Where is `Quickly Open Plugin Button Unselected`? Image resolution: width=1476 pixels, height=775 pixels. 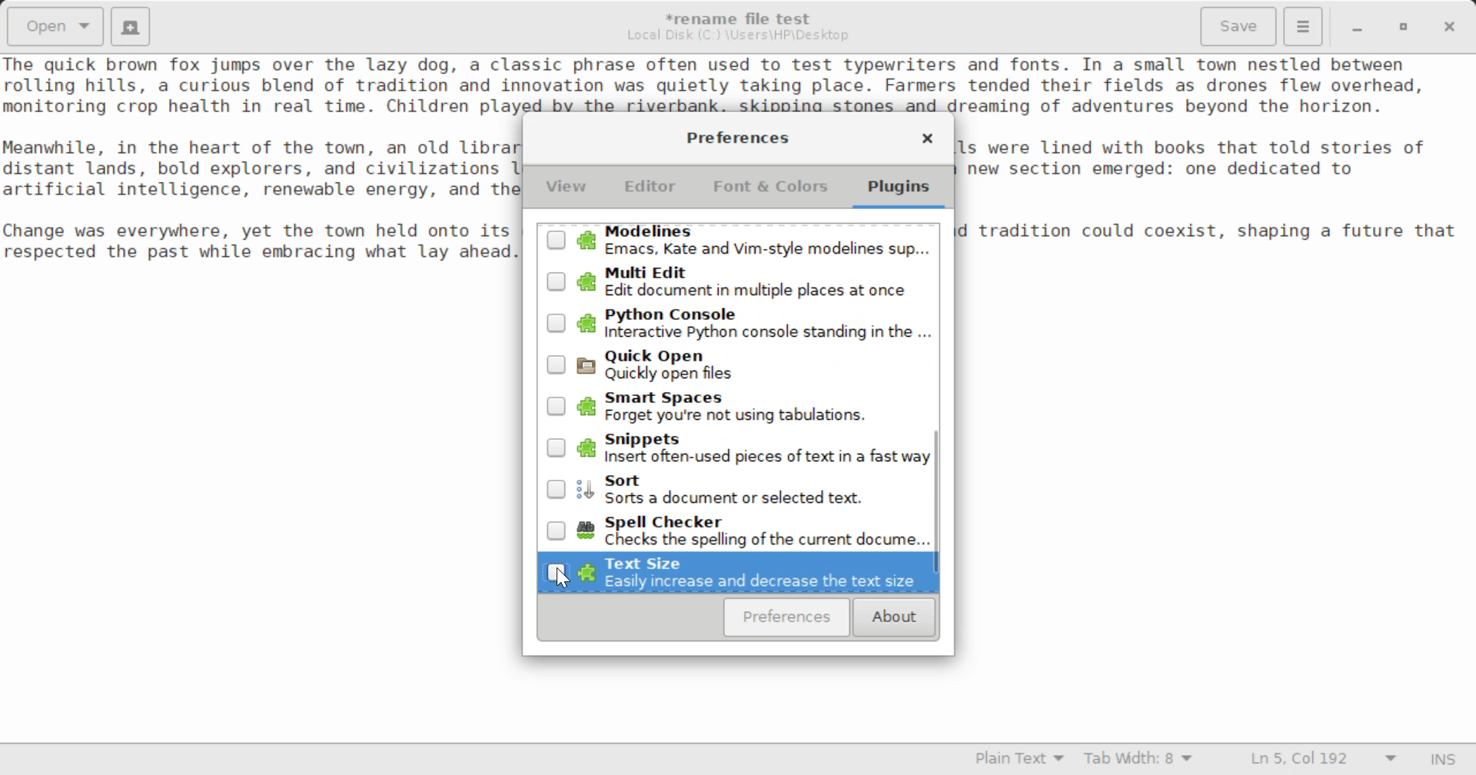
Quickly Open Plugin Button Unselected is located at coordinates (738, 366).